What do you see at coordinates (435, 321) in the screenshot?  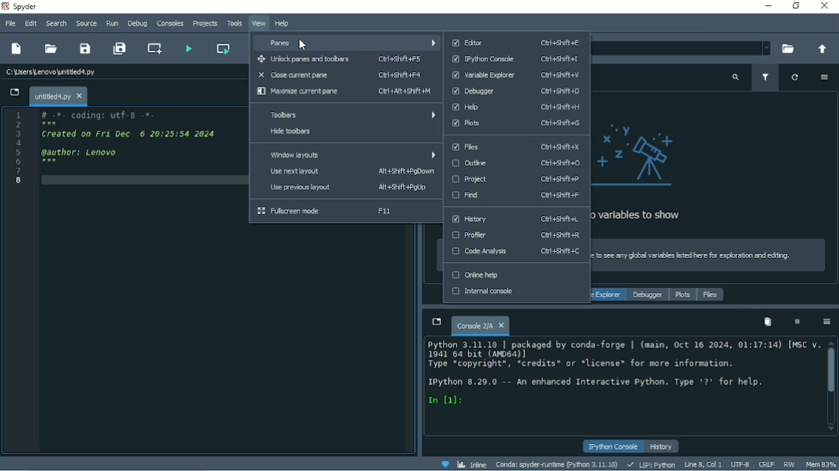 I see `Browse tabs` at bounding box center [435, 321].